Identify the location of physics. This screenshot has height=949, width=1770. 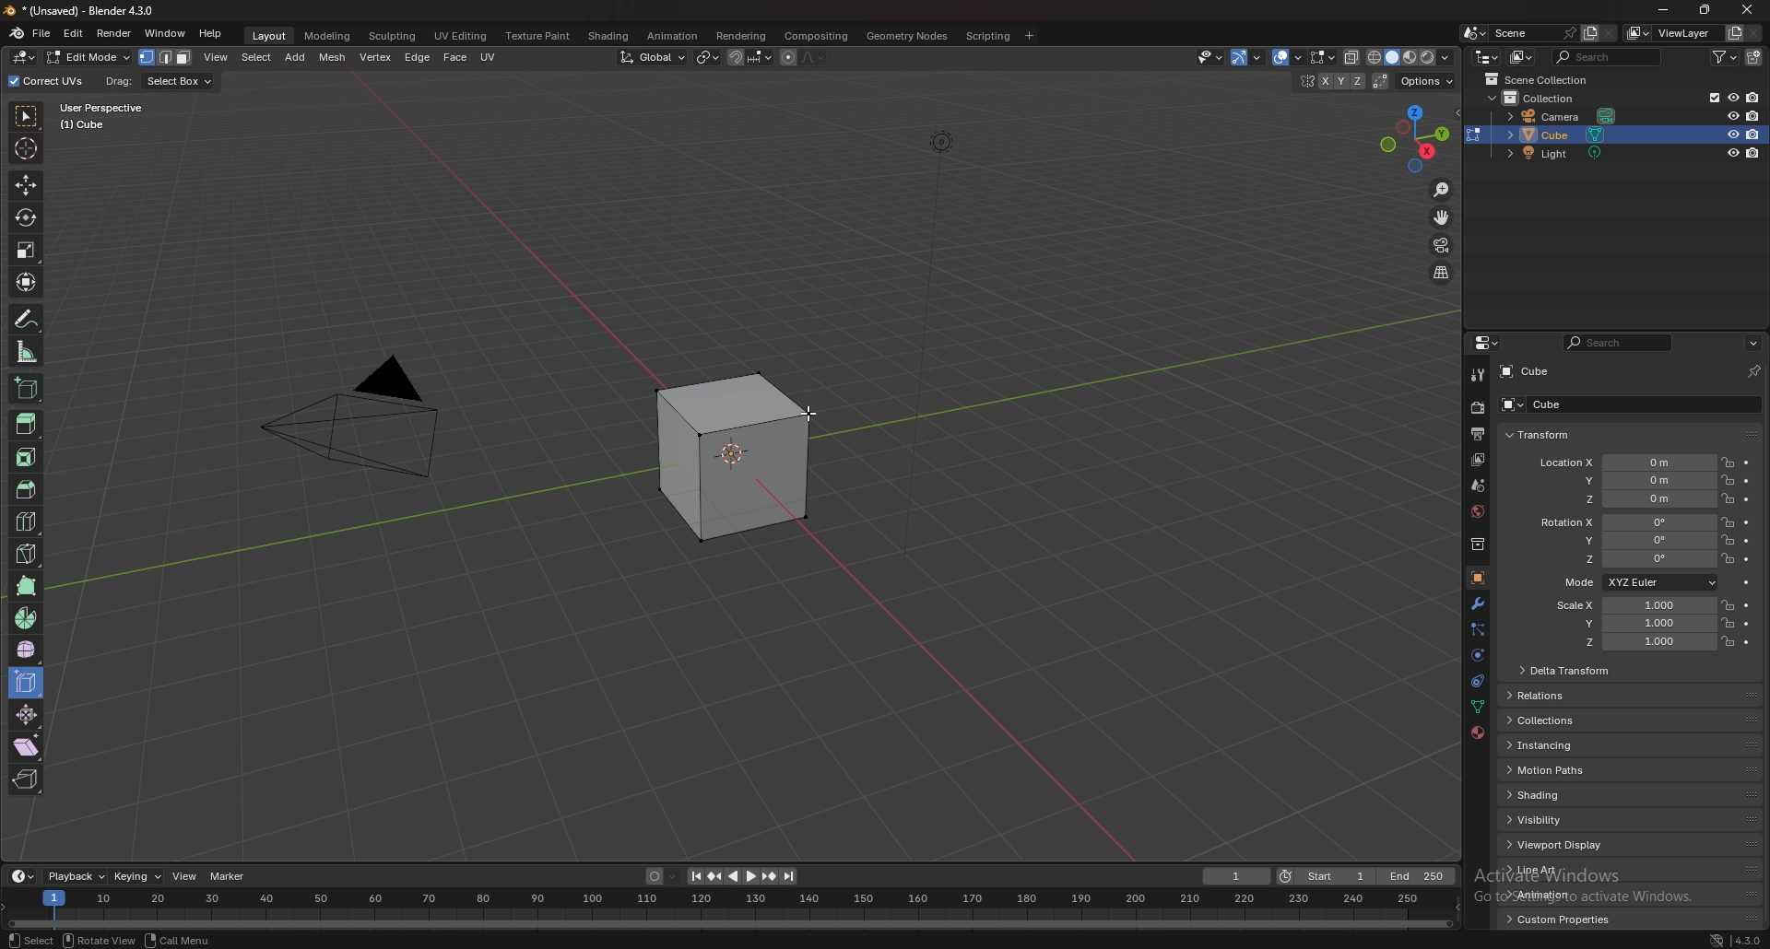
(1477, 656).